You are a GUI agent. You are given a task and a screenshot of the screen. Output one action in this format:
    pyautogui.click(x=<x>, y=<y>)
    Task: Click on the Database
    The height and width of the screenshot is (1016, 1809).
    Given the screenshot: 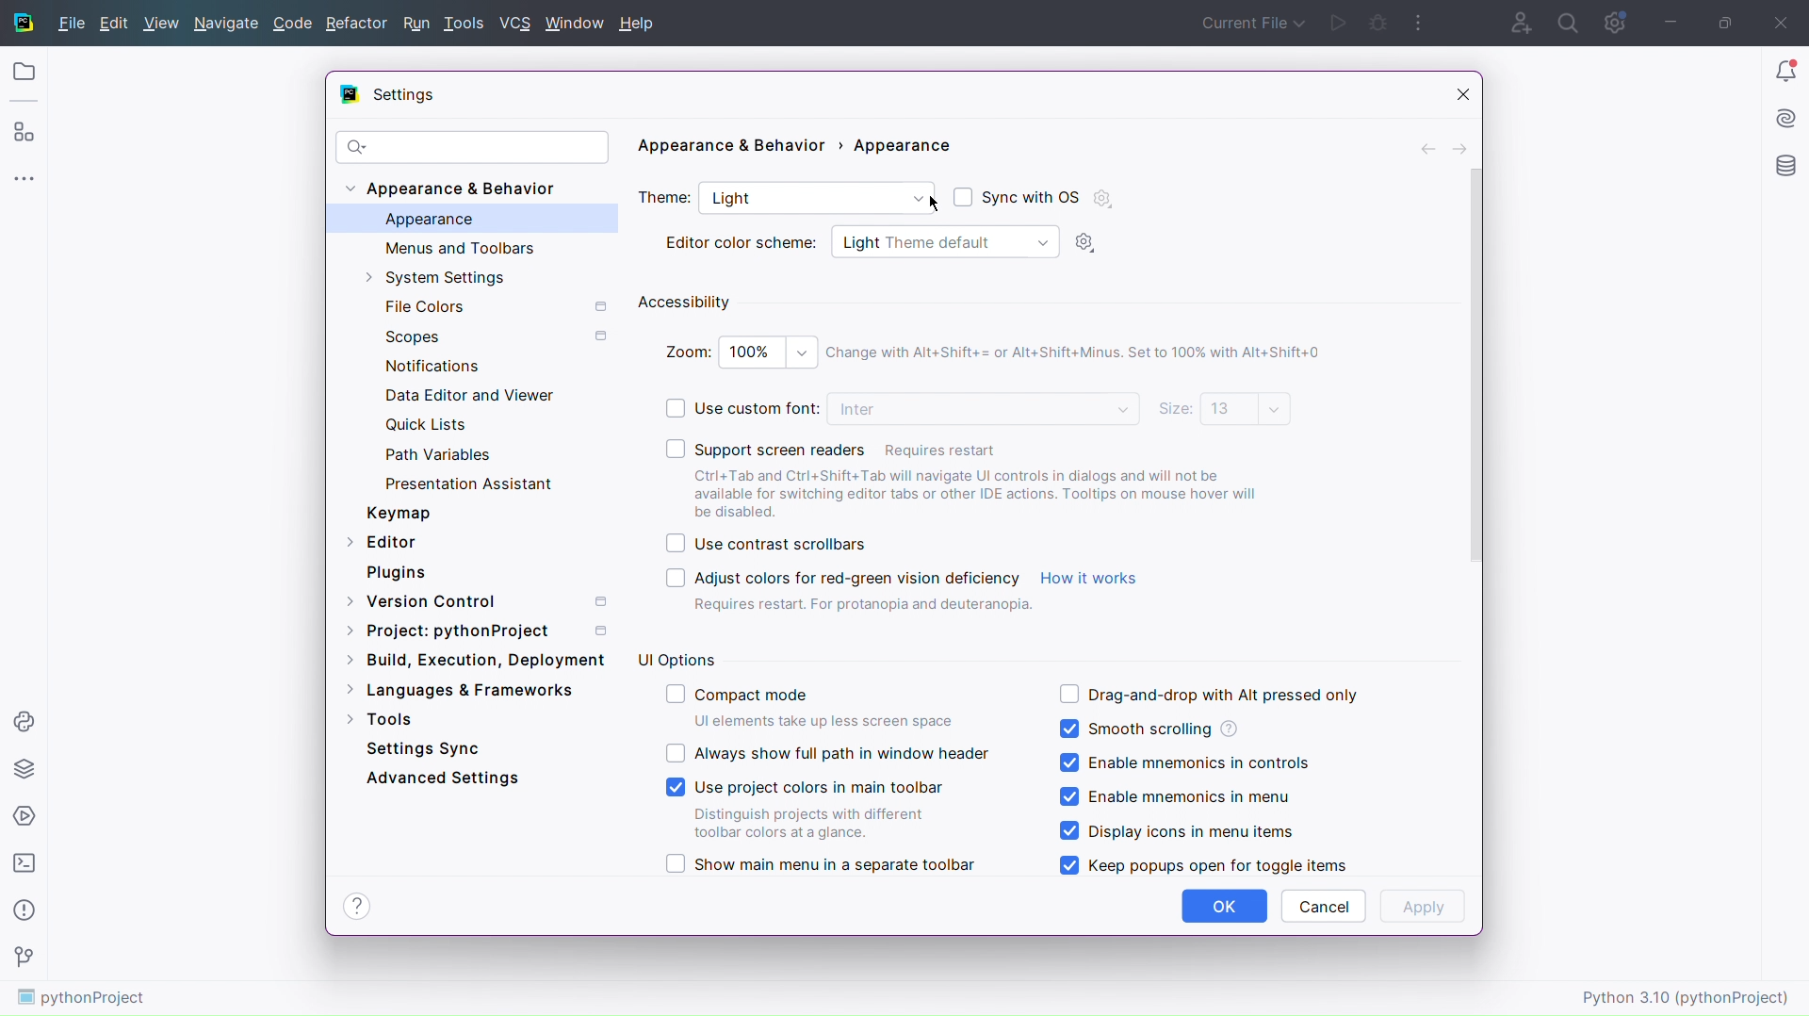 What is the action you would take?
    pyautogui.click(x=1787, y=168)
    